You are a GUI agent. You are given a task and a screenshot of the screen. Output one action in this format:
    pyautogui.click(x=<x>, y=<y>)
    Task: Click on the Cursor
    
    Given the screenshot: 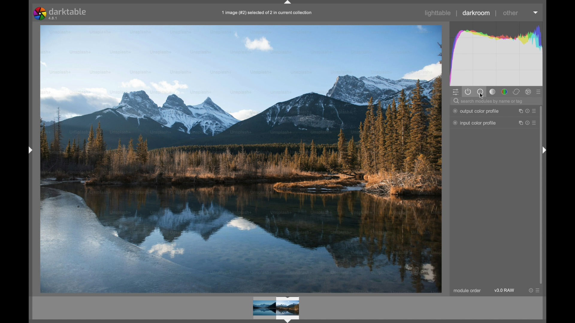 What is the action you would take?
    pyautogui.click(x=482, y=97)
    